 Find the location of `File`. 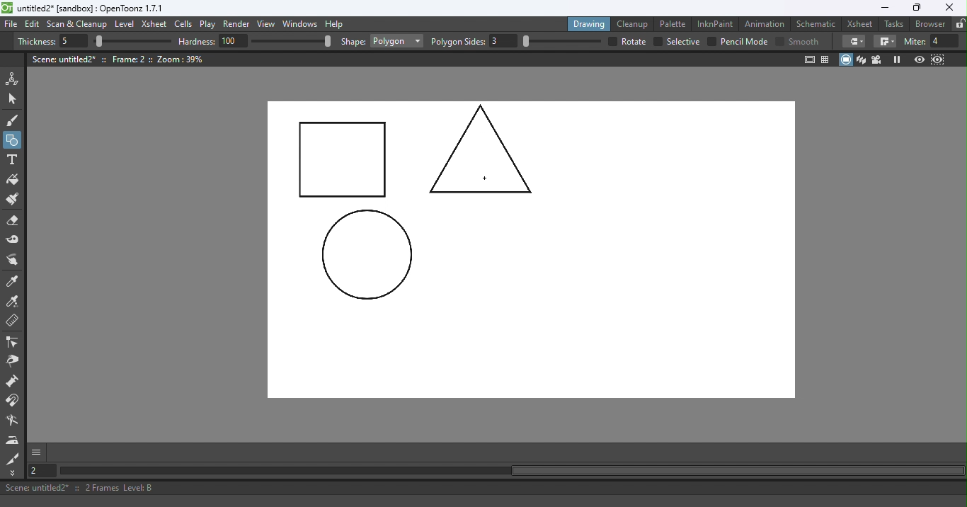

File is located at coordinates (11, 25).